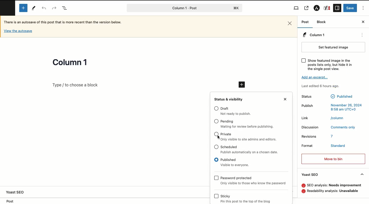 The image size is (369, 204). What do you see at coordinates (248, 201) in the screenshot?
I see `Sticky` at bounding box center [248, 201].